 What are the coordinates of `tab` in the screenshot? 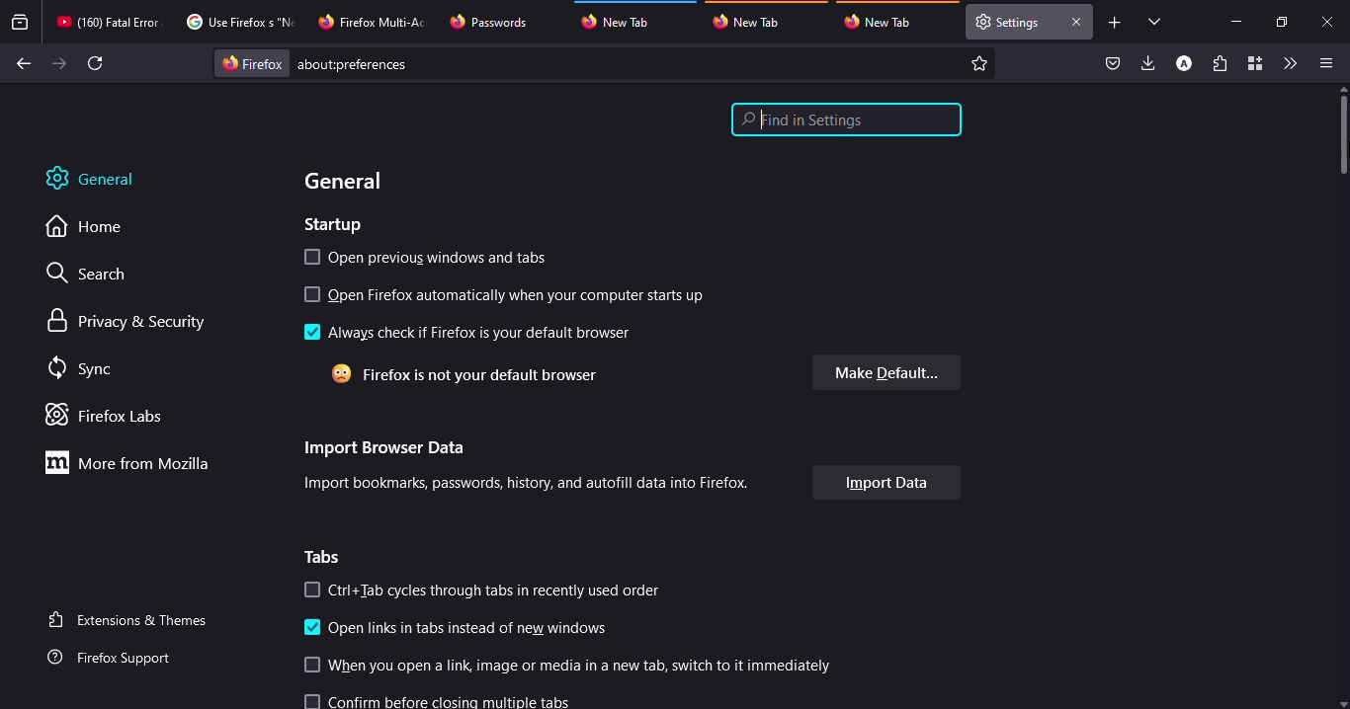 It's located at (625, 19).